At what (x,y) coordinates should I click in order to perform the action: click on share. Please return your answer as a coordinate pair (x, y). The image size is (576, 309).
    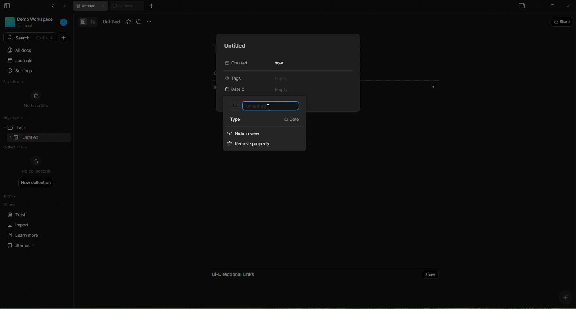
    Looking at the image, I should click on (563, 21).